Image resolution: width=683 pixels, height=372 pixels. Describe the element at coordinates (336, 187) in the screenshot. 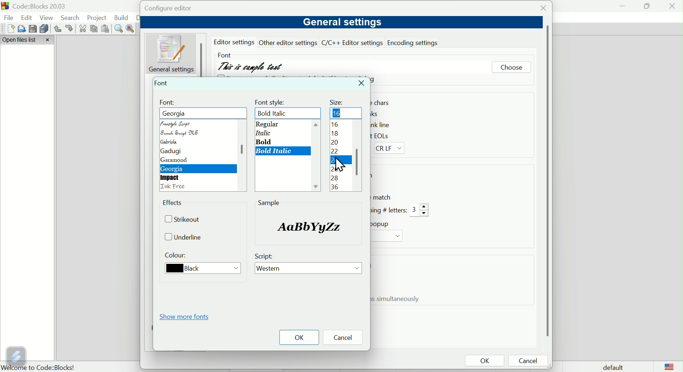

I see `36` at that location.